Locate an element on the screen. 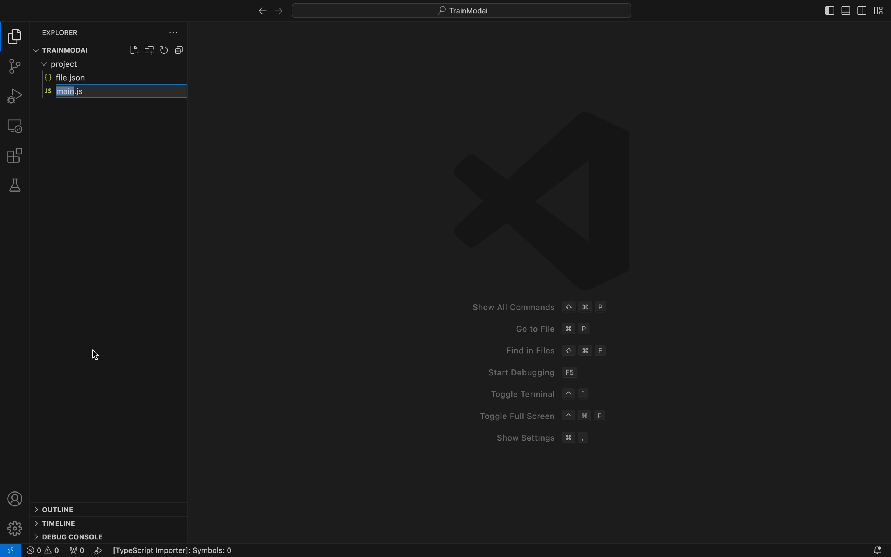 The image size is (891, 557). Typescript is located at coordinates (183, 550).